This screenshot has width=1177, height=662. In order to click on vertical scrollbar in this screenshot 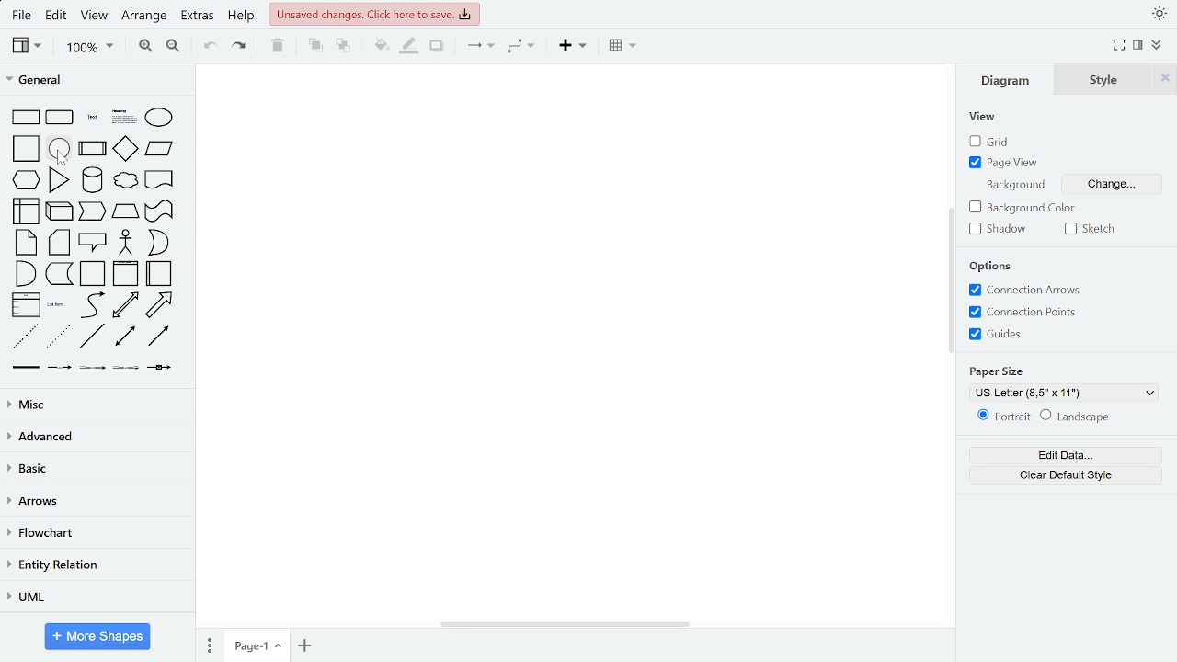, I will do `click(951, 280)`.